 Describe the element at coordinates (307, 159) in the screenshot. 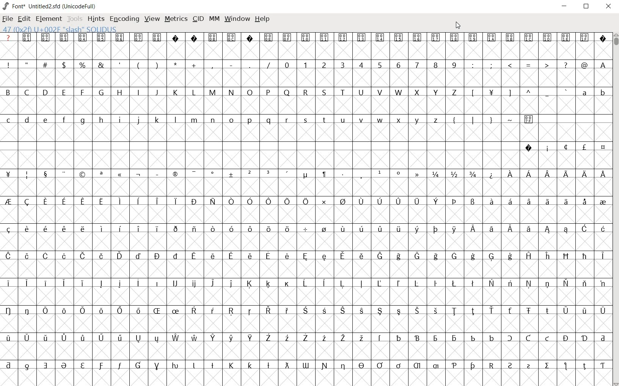

I see `empty cells` at that location.